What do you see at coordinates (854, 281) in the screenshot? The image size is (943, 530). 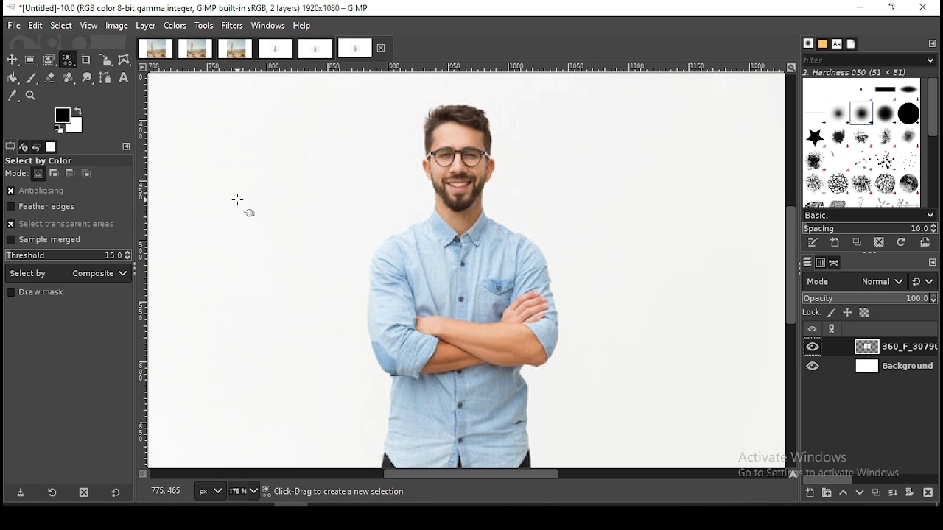 I see `blend mode` at bounding box center [854, 281].